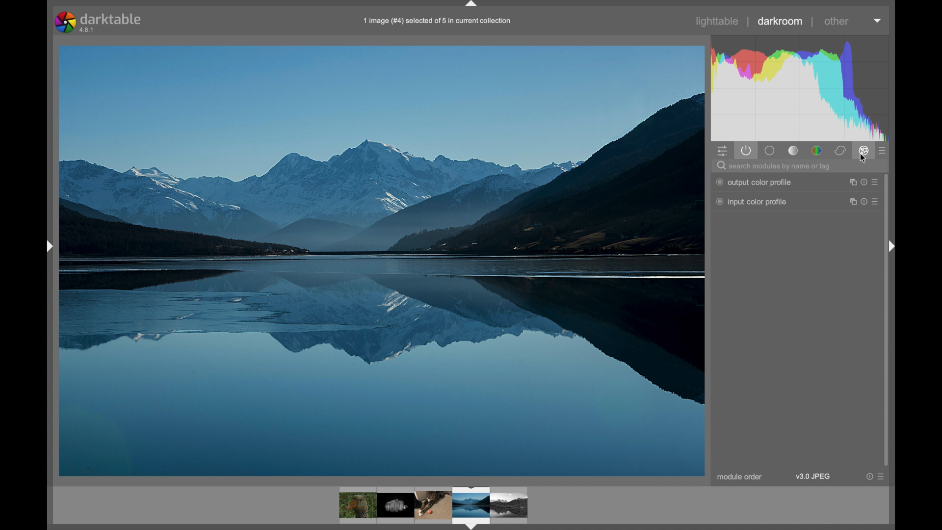 This screenshot has width=942, height=530. What do you see at coordinates (754, 183) in the screenshot?
I see `output color profiles` at bounding box center [754, 183].